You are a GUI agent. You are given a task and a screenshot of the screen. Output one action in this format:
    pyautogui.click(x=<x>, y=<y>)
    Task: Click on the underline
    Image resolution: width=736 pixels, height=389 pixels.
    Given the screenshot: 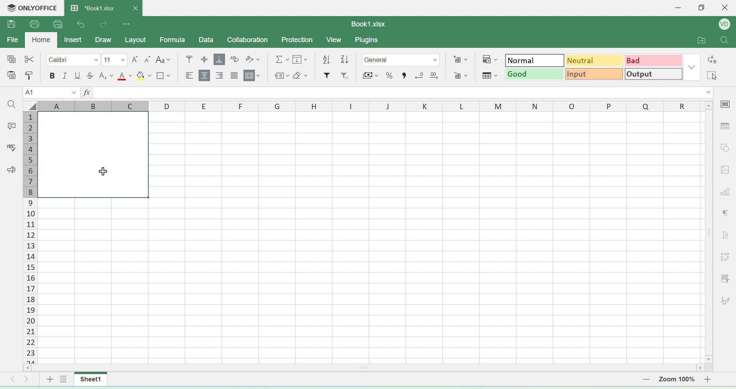 What is the action you would take?
    pyautogui.click(x=77, y=76)
    